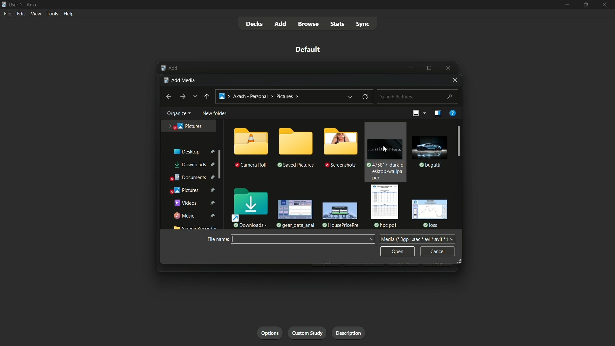 This screenshot has height=346, width=615. Describe the element at coordinates (340, 149) in the screenshot. I see `folder-3` at that location.